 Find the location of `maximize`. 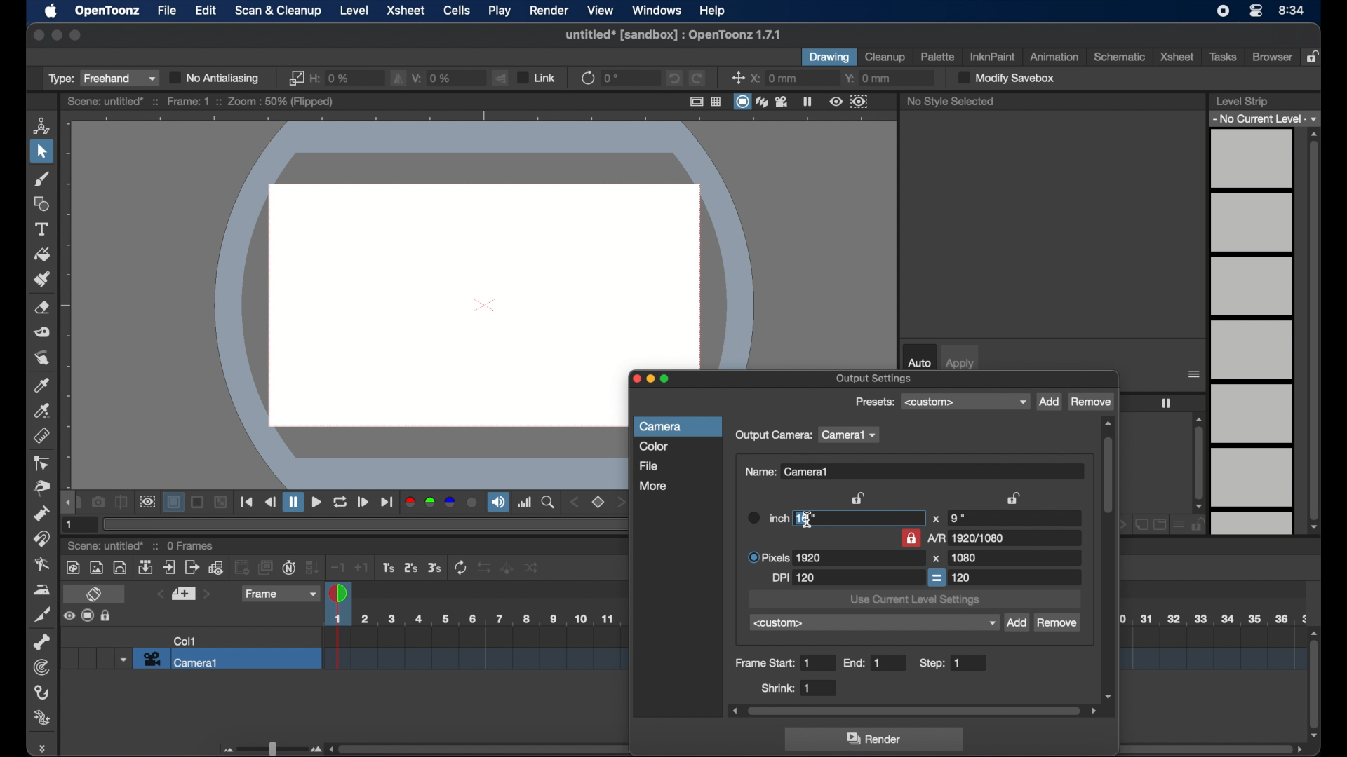

maximize is located at coordinates (668, 380).